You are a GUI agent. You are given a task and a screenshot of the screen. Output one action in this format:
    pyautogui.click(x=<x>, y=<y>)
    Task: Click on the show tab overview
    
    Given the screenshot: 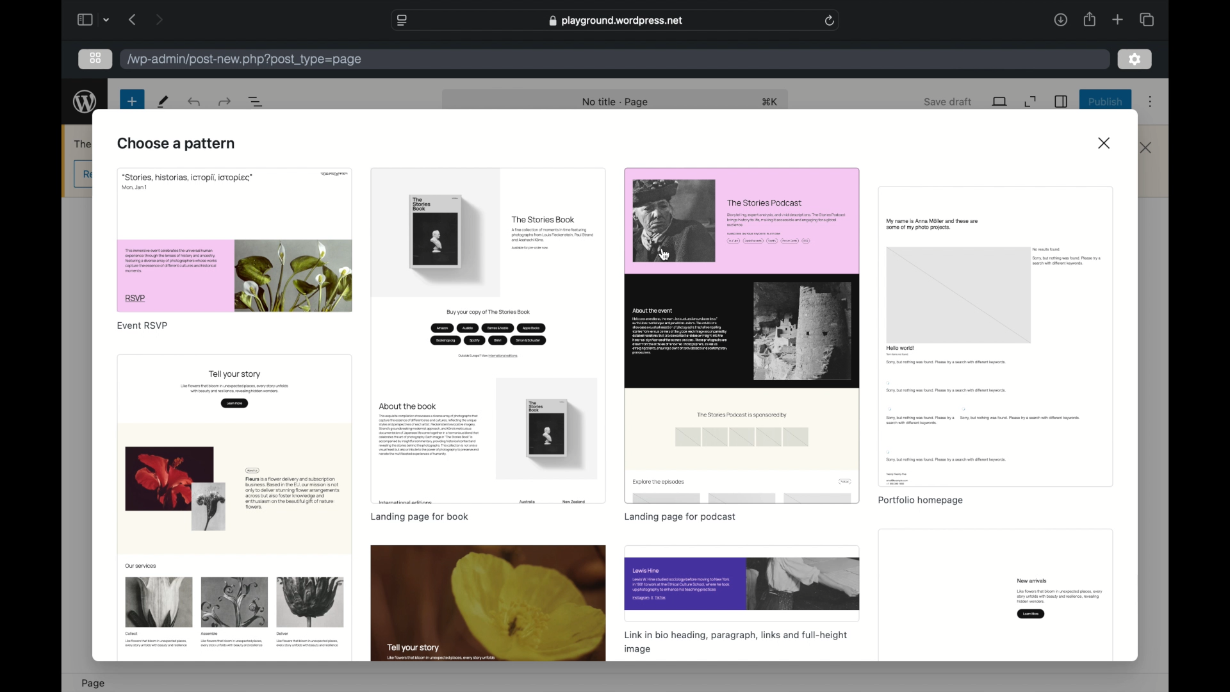 What is the action you would take?
    pyautogui.click(x=1147, y=19)
    